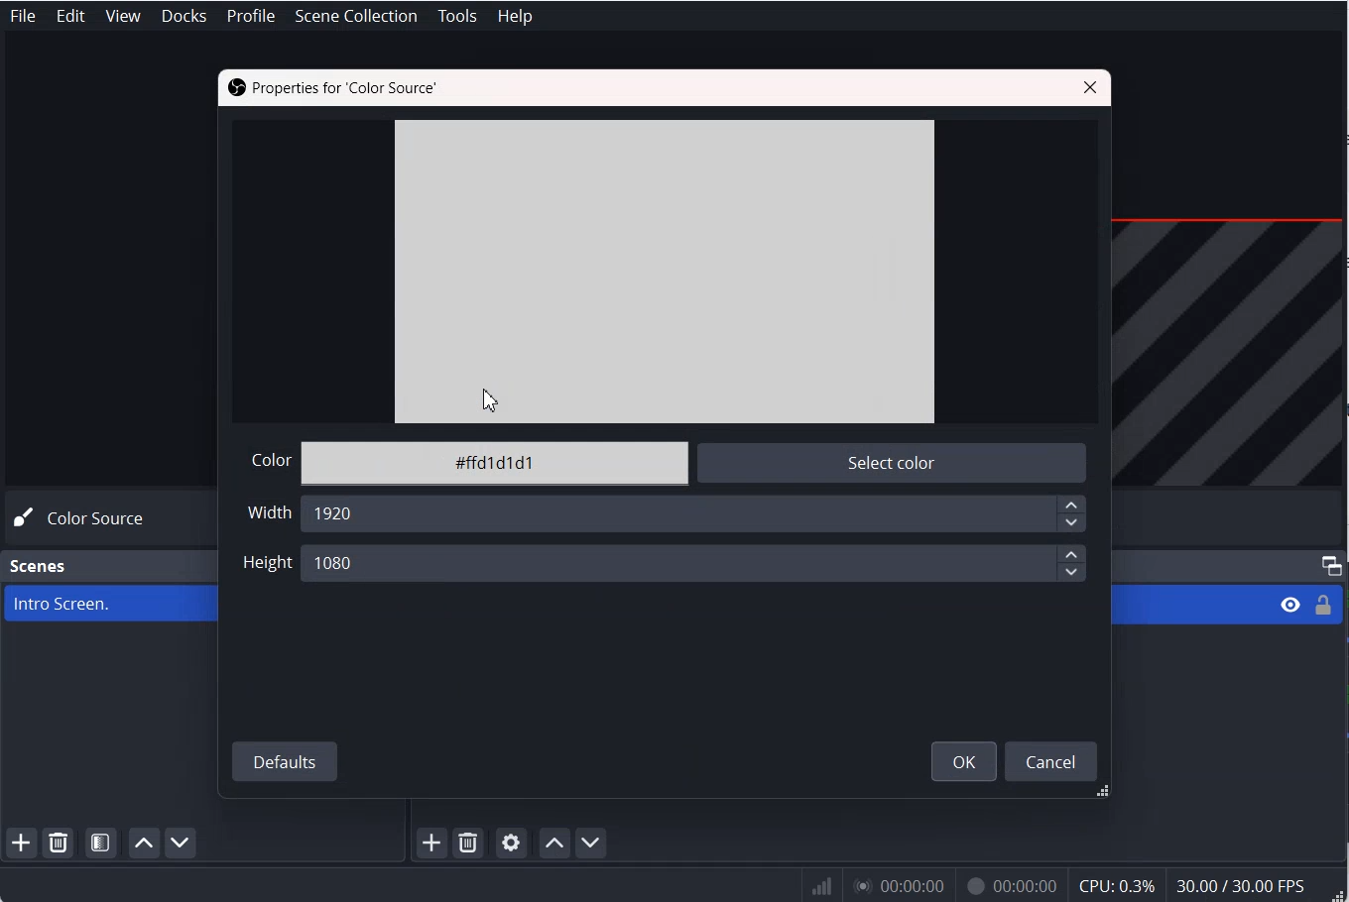 The image size is (1349, 902). Describe the element at coordinates (330, 86) in the screenshot. I see `Text ` at that location.